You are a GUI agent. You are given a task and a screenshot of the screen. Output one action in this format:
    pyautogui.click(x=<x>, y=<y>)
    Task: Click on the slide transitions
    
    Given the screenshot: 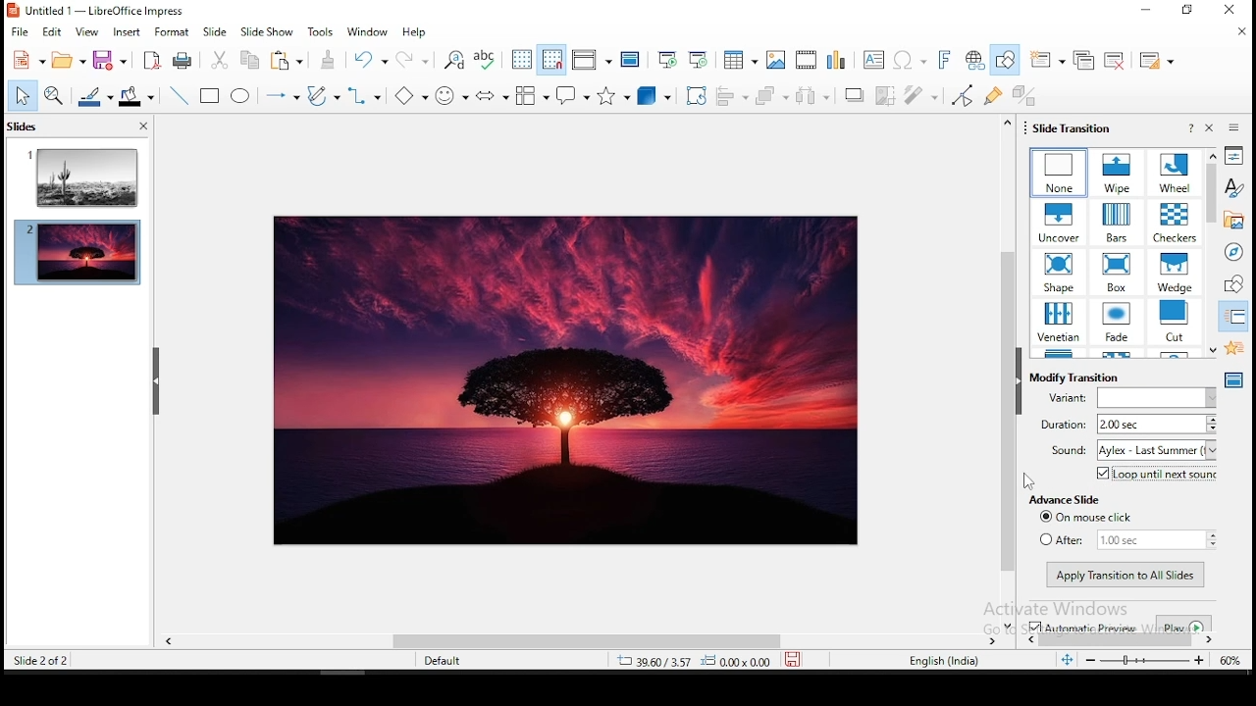 What is the action you would take?
    pyautogui.click(x=1233, y=318)
    